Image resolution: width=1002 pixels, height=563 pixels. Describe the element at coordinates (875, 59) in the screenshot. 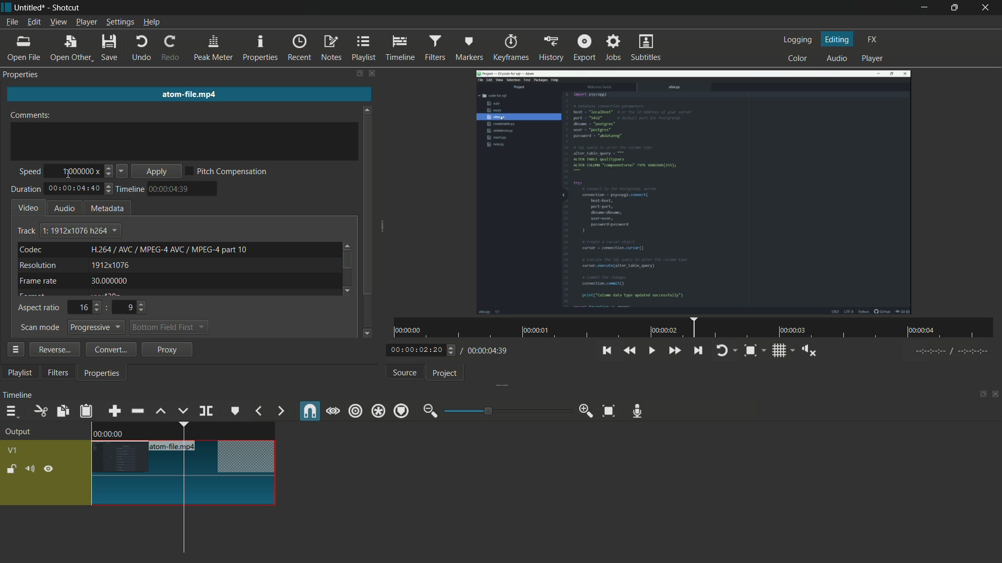

I see `player` at that location.